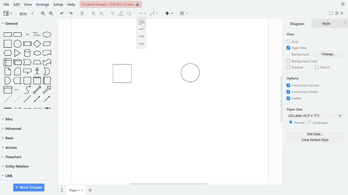 The height and width of the screenshot is (195, 348). I want to click on zoom in, so click(42, 13).